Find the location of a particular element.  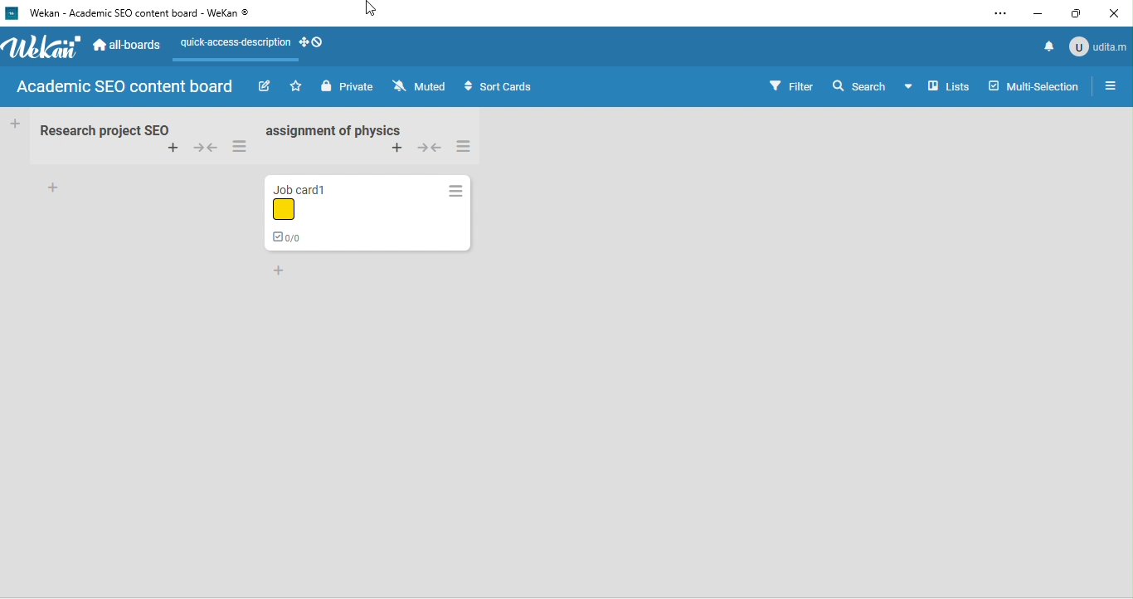

desktop grab handles is located at coordinates (313, 42).